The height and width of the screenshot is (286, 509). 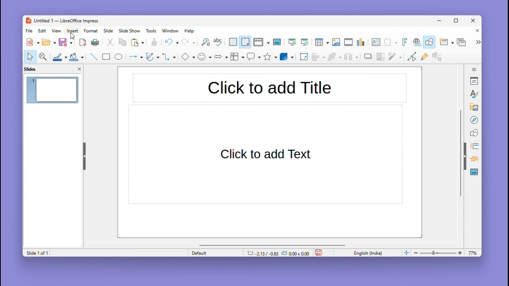 What do you see at coordinates (473, 107) in the screenshot?
I see `Gallery` at bounding box center [473, 107].